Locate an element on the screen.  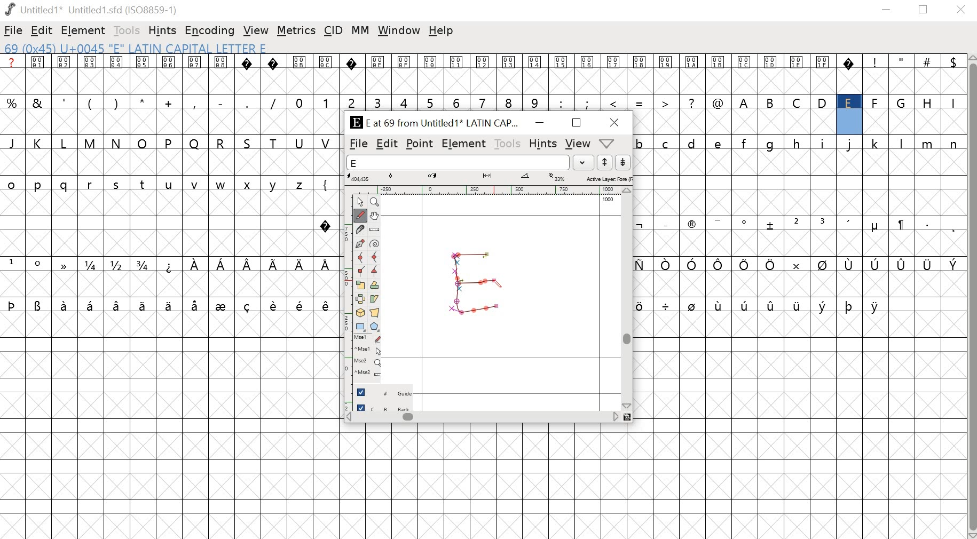
special characters and symbols is located at coordinates (169, 265).